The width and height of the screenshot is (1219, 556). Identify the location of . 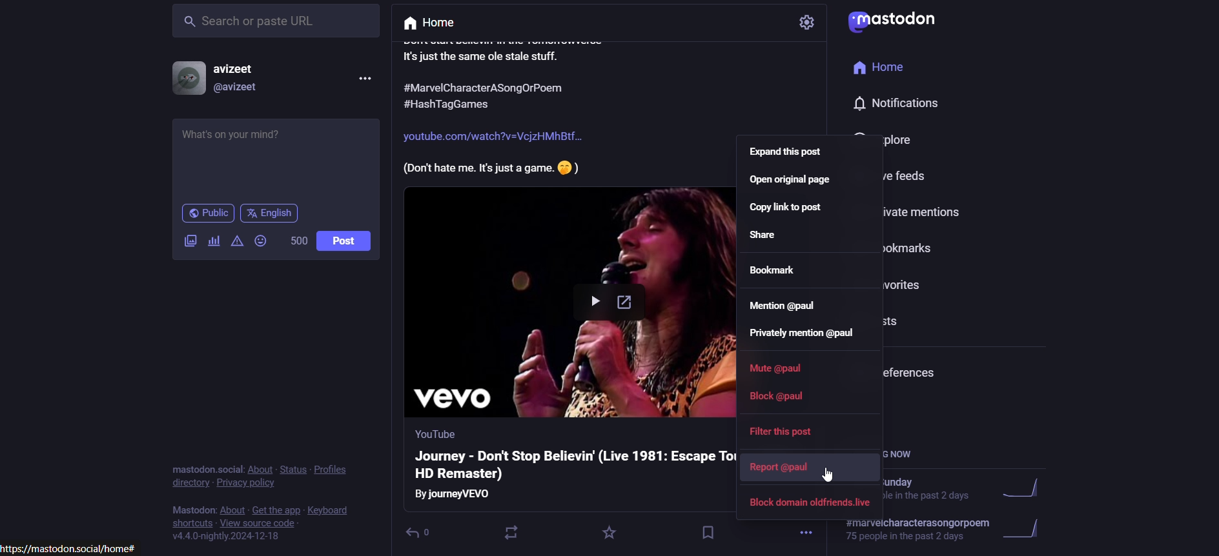
(469, 104).